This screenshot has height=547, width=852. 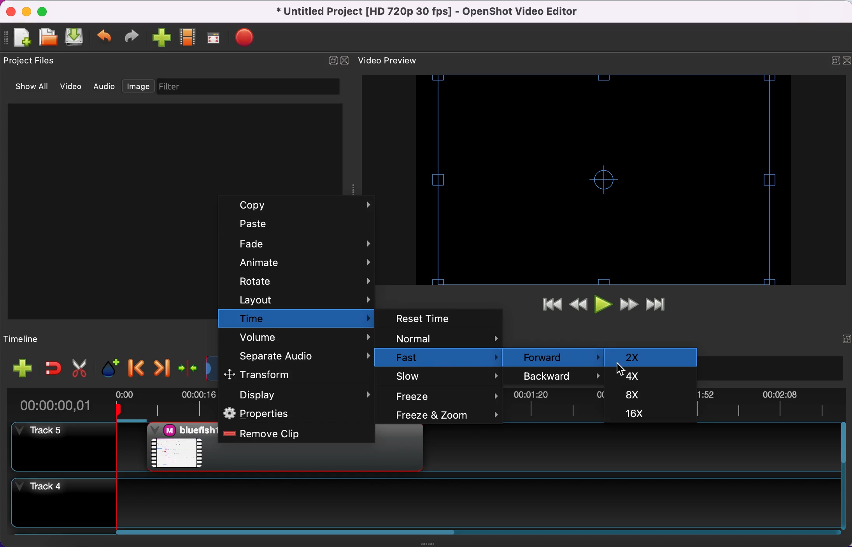 What do you see at coordinates (47, 11) in the screenshot?
I see `maximize` at bounding box center [47, 11].